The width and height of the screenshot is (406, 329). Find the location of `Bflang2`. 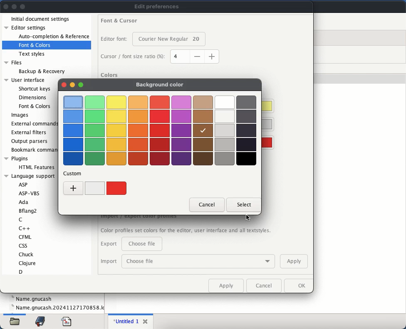

Bflang2 is located at coordinates (28, 210).